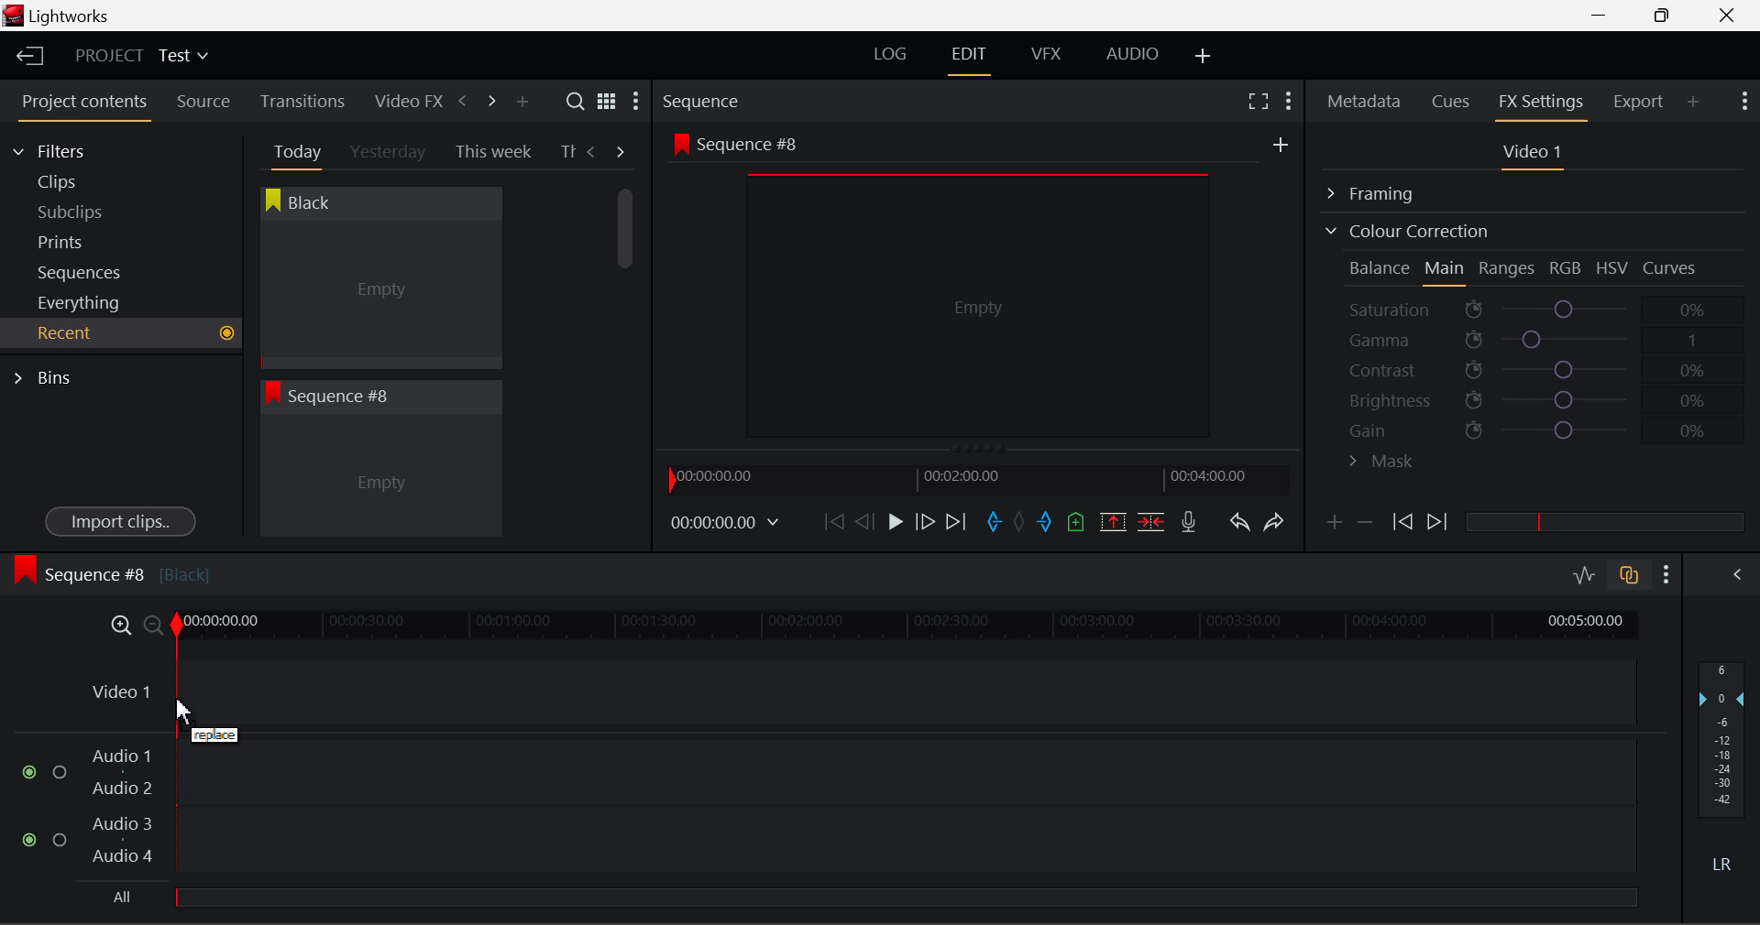 The width and height of the screenshot is (1760, 925). Describe the element at coordinates (1050, 56) in the screenshot. I see `VFX Layout` at that location.